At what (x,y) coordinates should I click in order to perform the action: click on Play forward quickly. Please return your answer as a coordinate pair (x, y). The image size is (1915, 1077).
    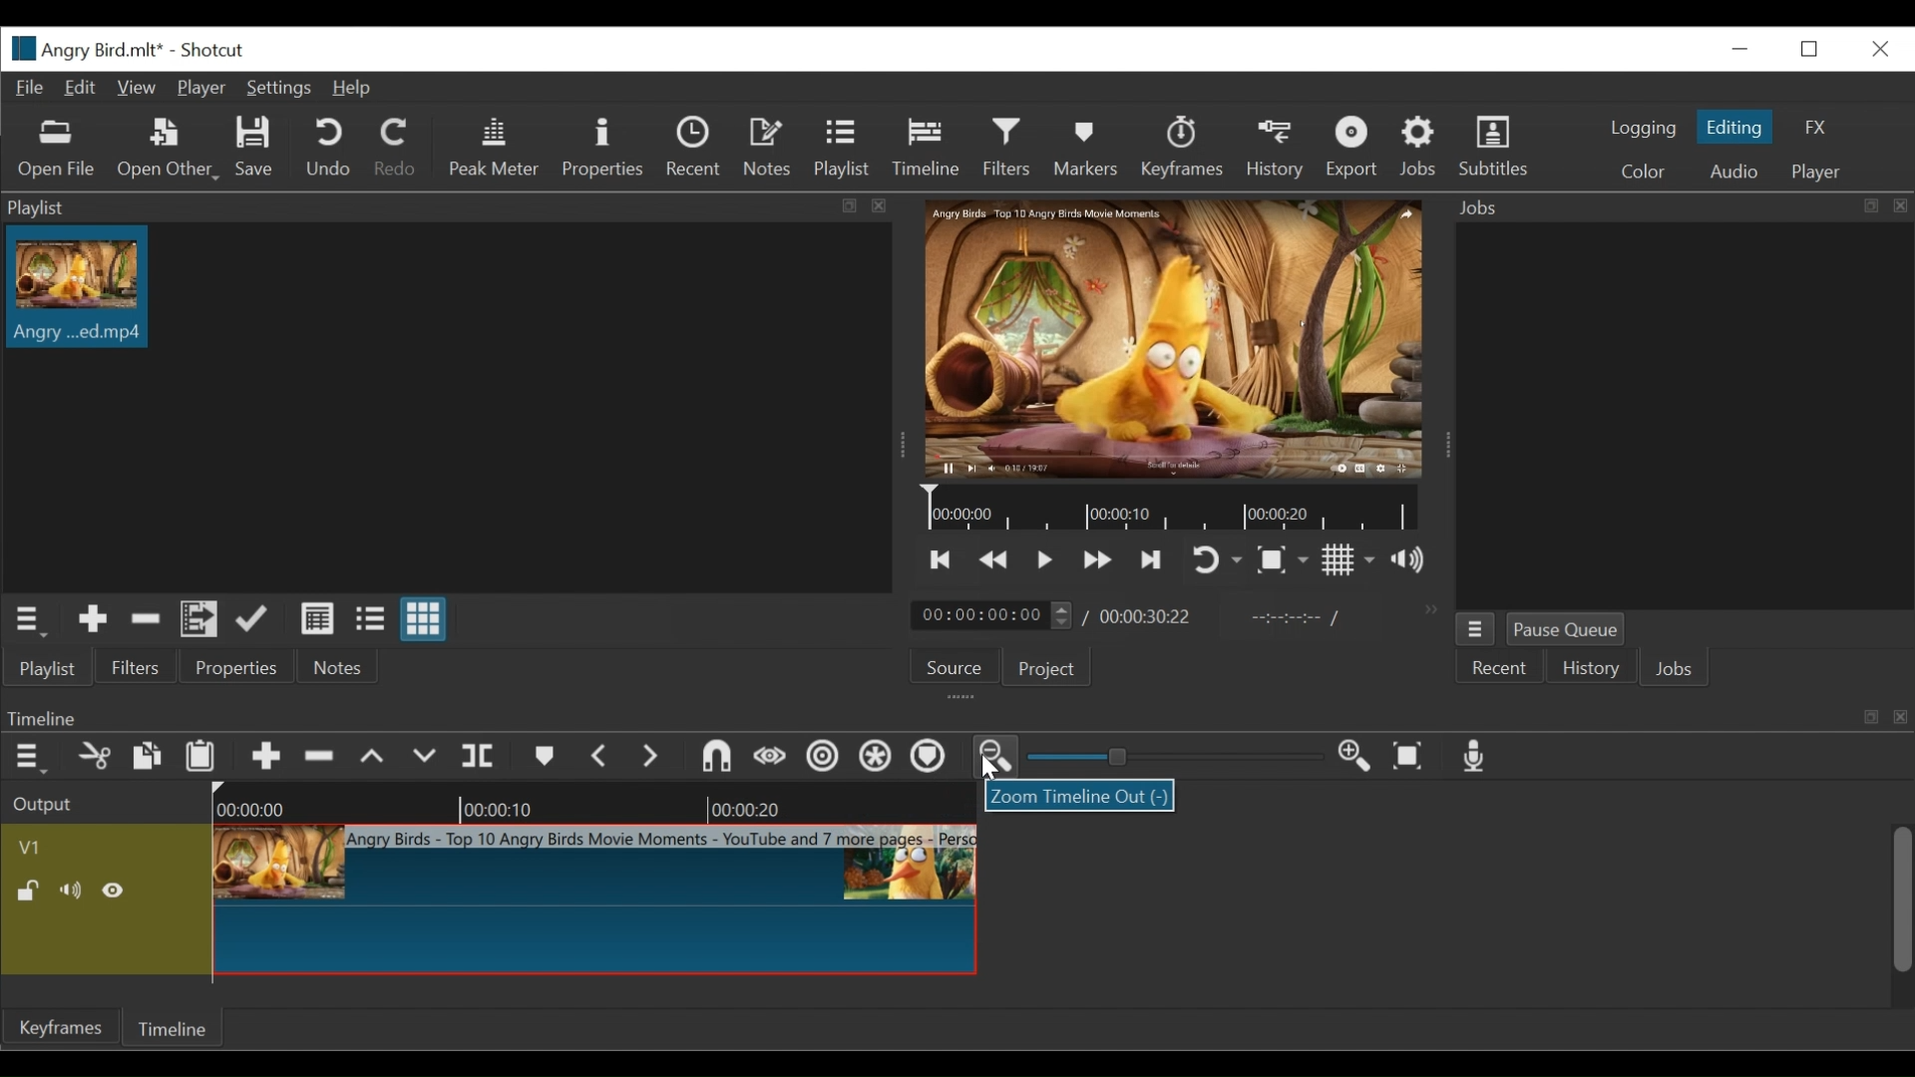
    Looking at the image, I should click on (1098, 559).